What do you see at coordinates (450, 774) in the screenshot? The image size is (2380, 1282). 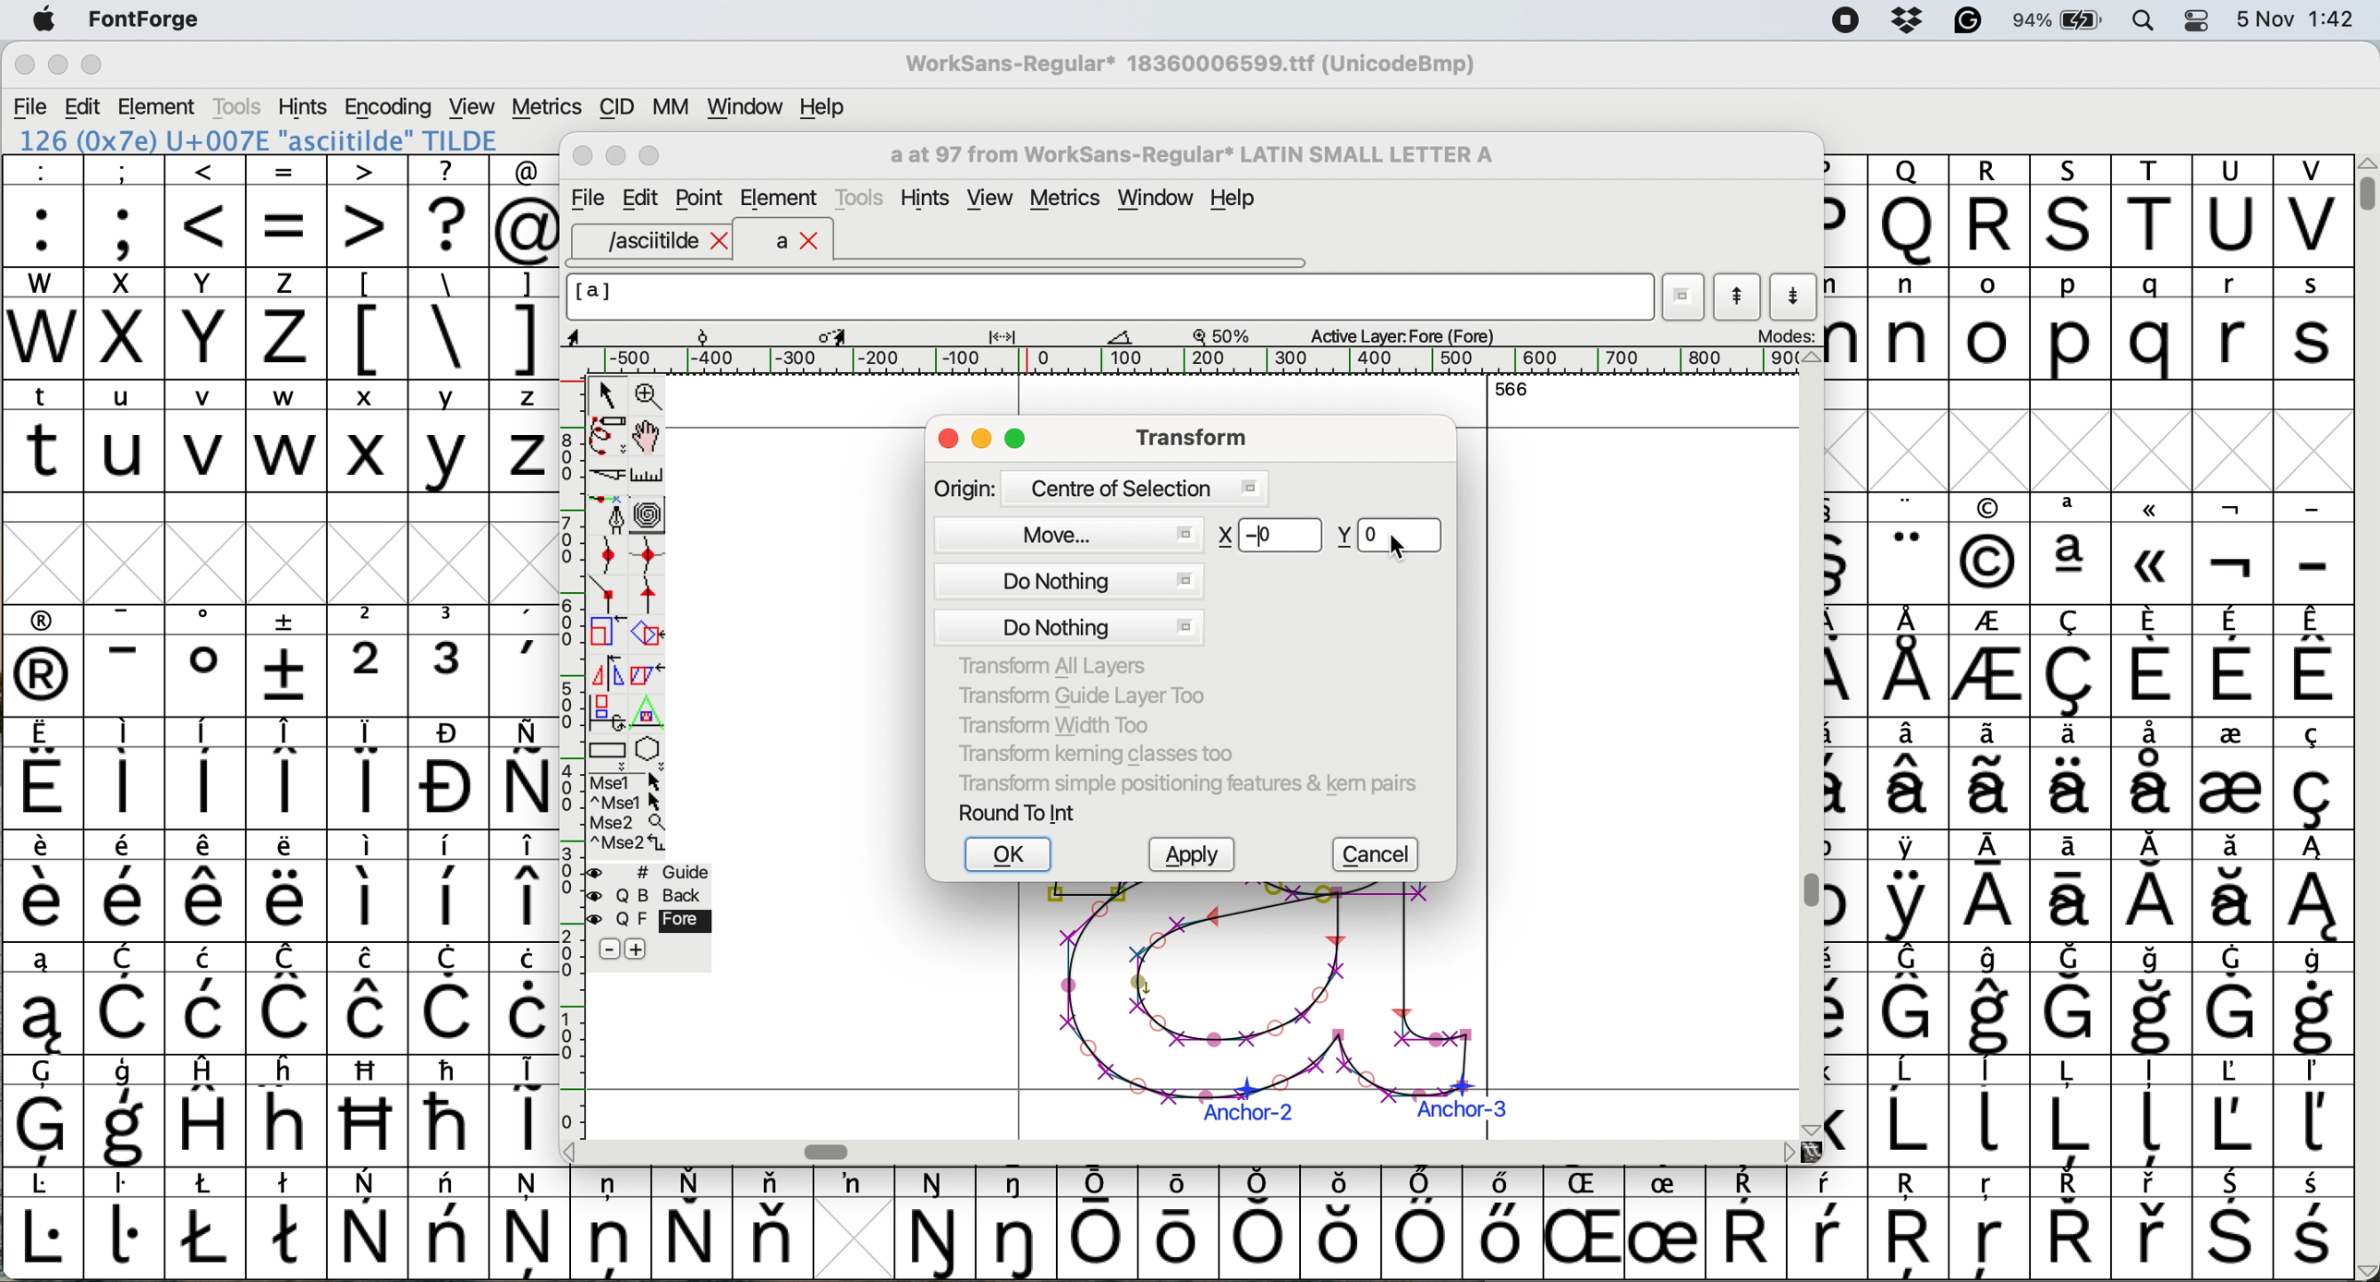 I see `symbol` at bounding box center [450, 774].